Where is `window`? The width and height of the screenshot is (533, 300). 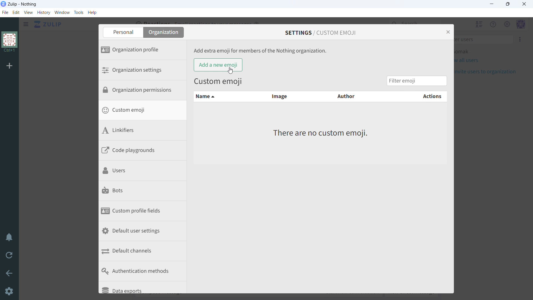 window is located at coordinates (62, 12).